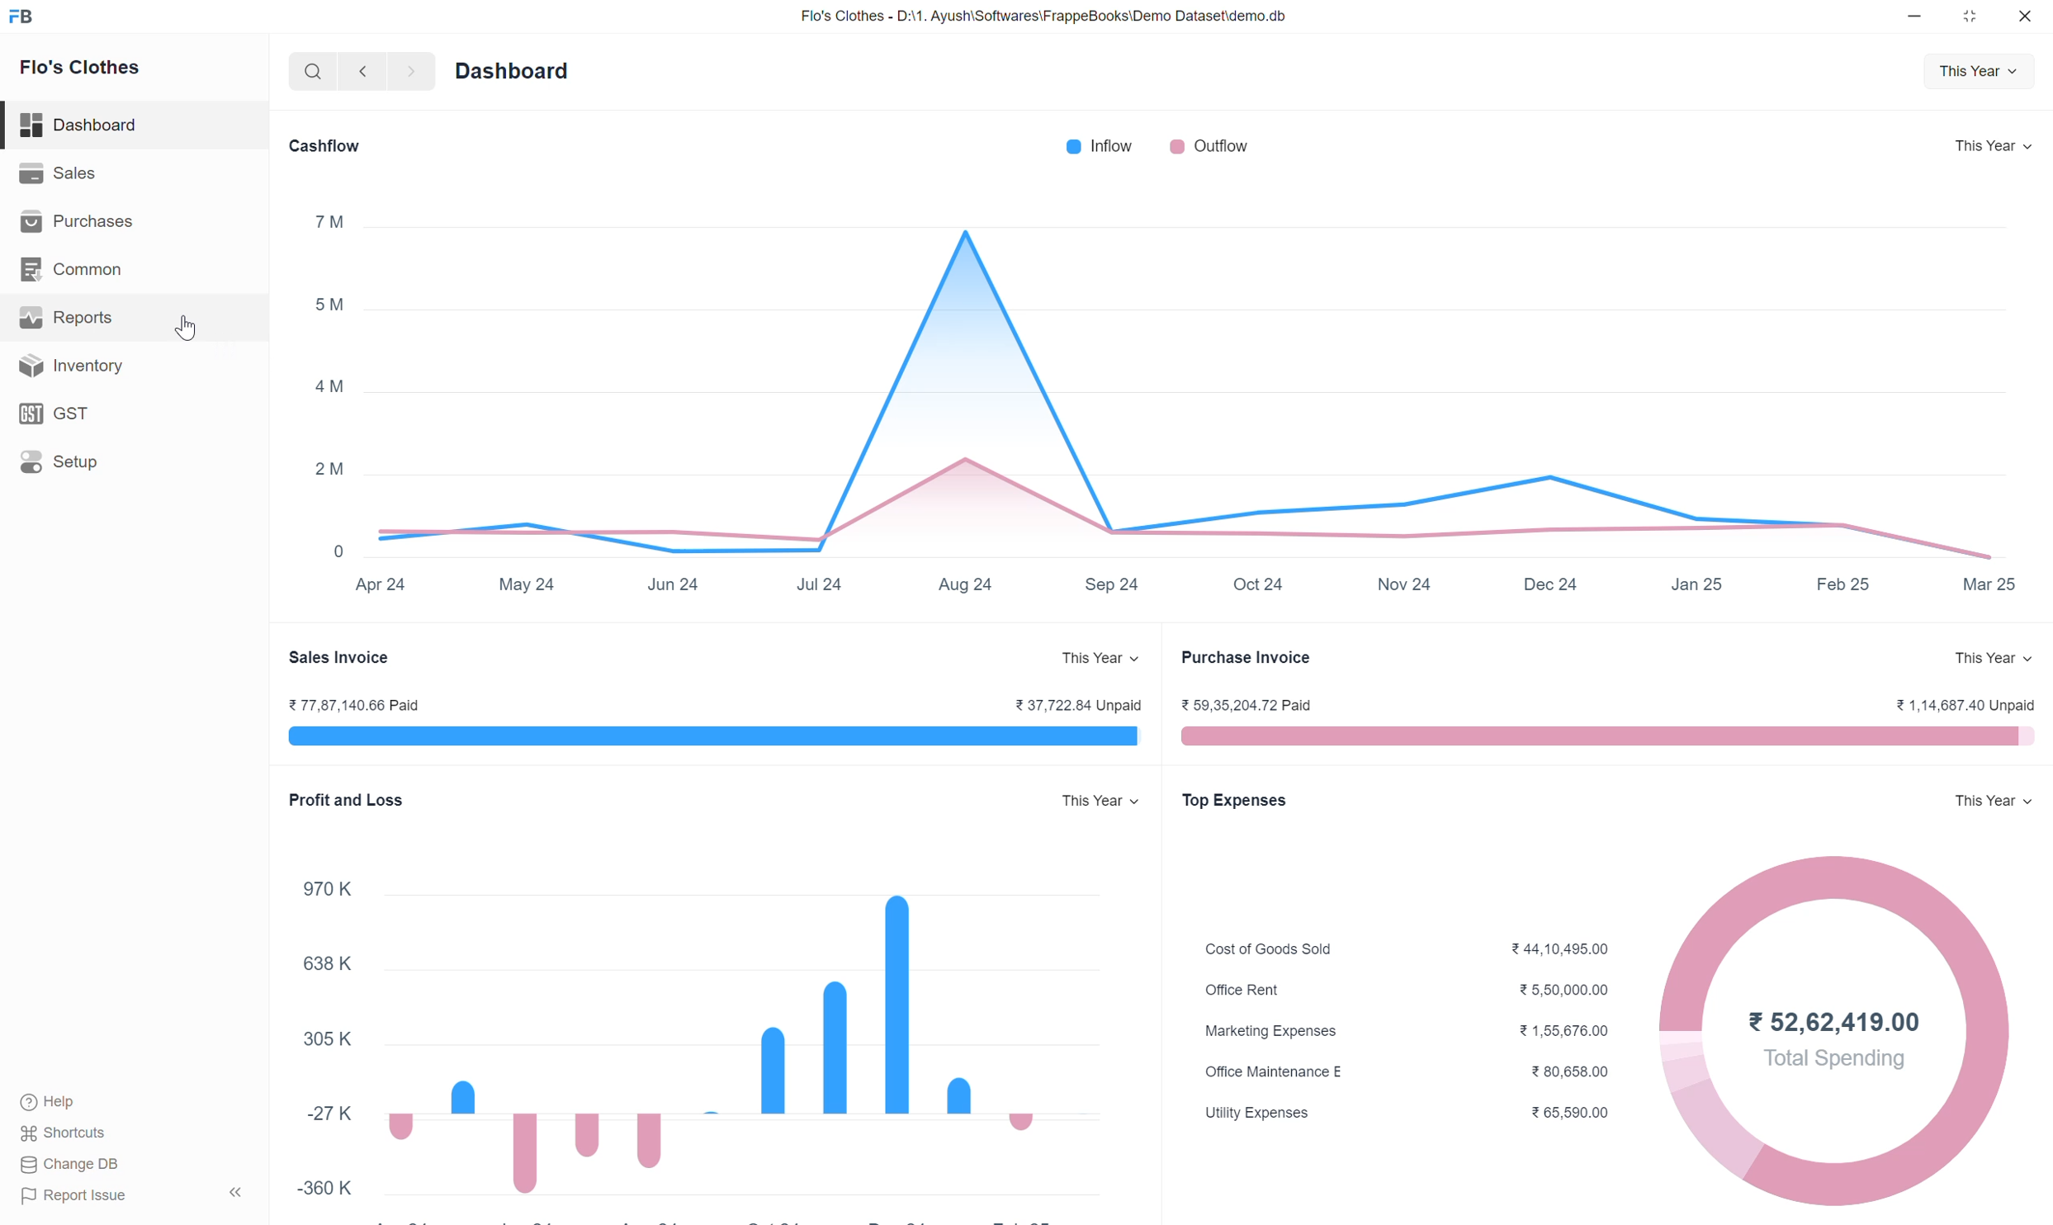  What do you see at coordinates (1274, 949) in the screenshot?
I see `Cost of Goods Sold` at bounding box center [1274, 949].